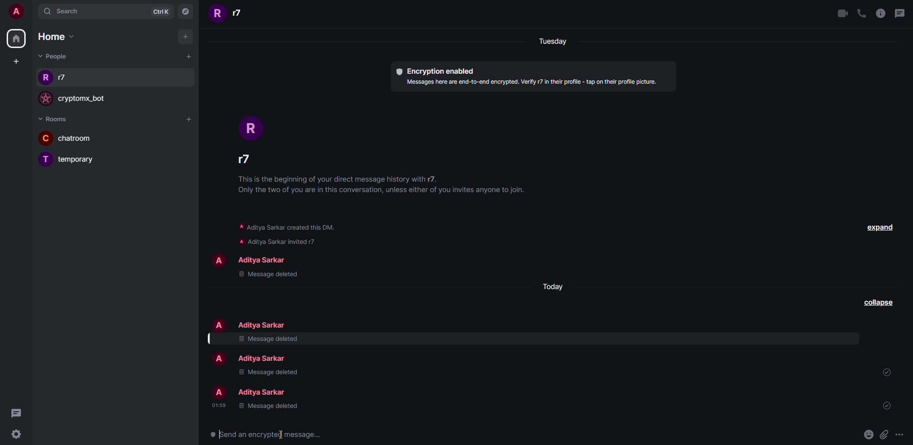 This screenshot has width=913, height=445. Describe the element at coordinates (842, 13) in the screenshot. I see `video call` at that location.